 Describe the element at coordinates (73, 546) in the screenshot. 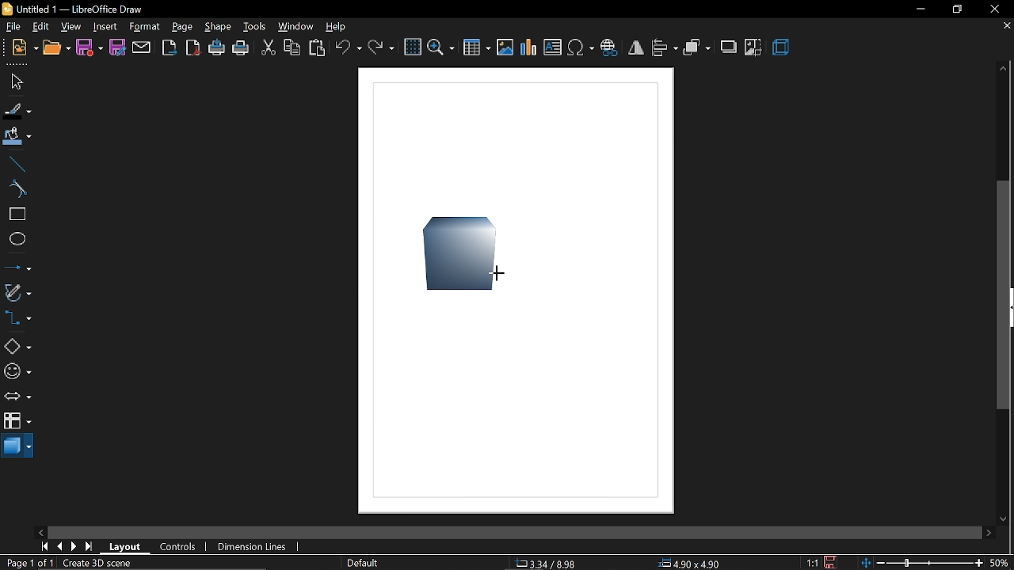

I see `next page` at that location.